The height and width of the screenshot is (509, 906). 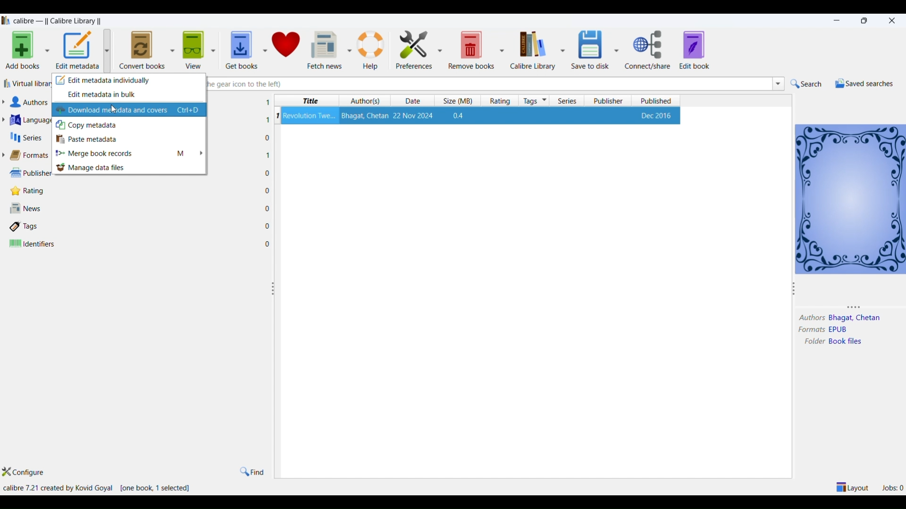 What do you see at coordinates (26, 138) in the screenshot?
I see `series and number of series` at bounding box center [26, 138].